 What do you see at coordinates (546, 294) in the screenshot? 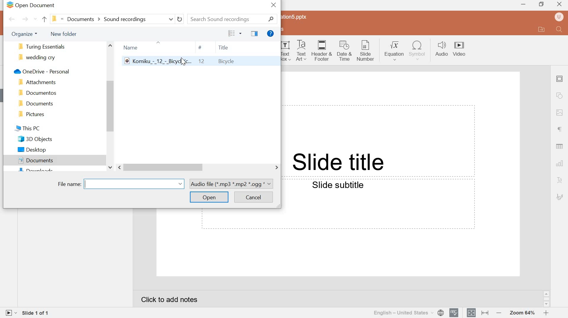
I see `scroll up` at bounding box center [546, 294].